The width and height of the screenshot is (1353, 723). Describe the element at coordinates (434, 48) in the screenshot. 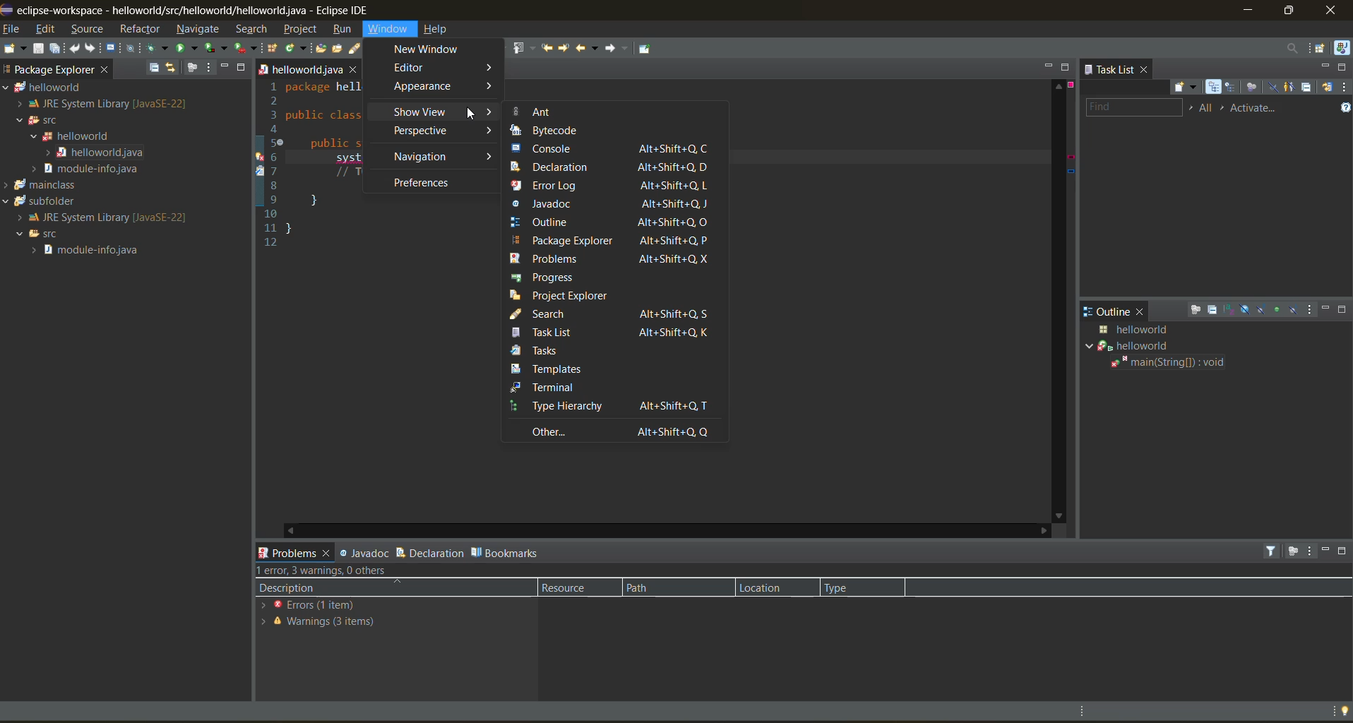

I see `toggle word wrap` at that location.